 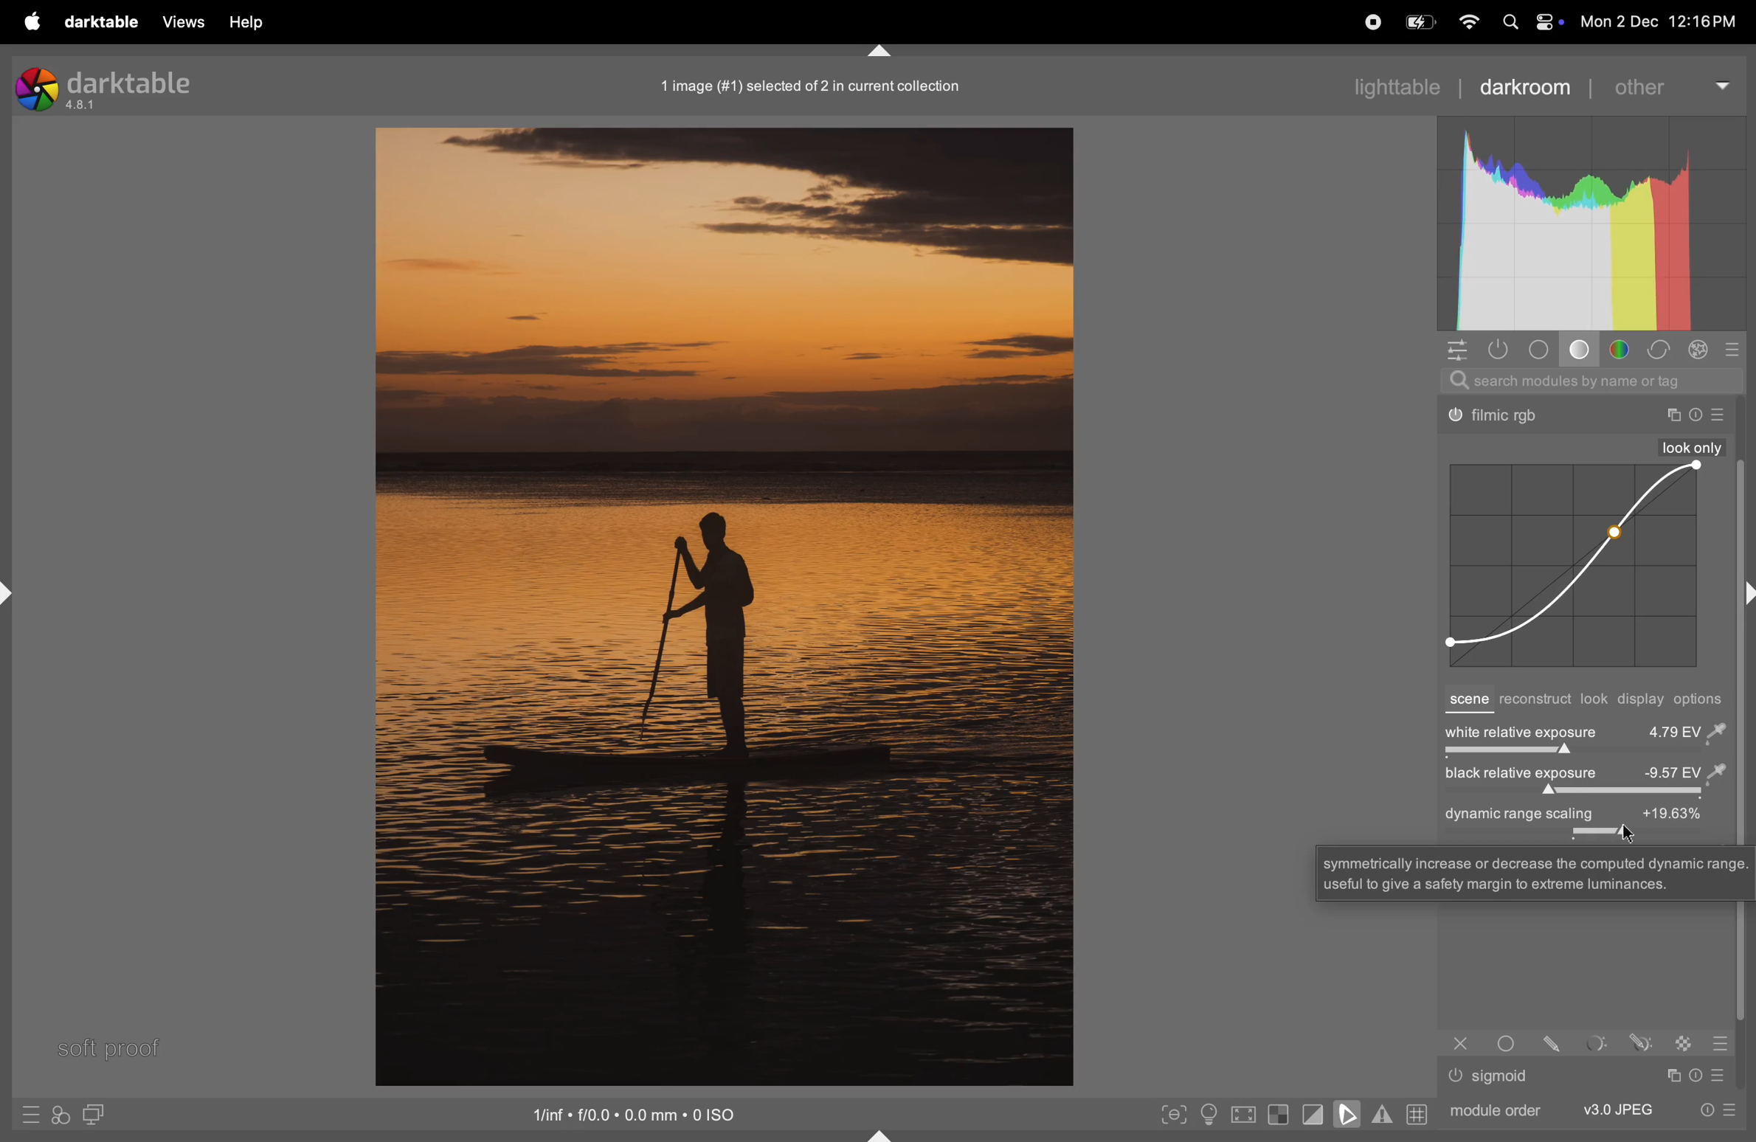 I want to click on batttery, so click(x=1420, y=24).